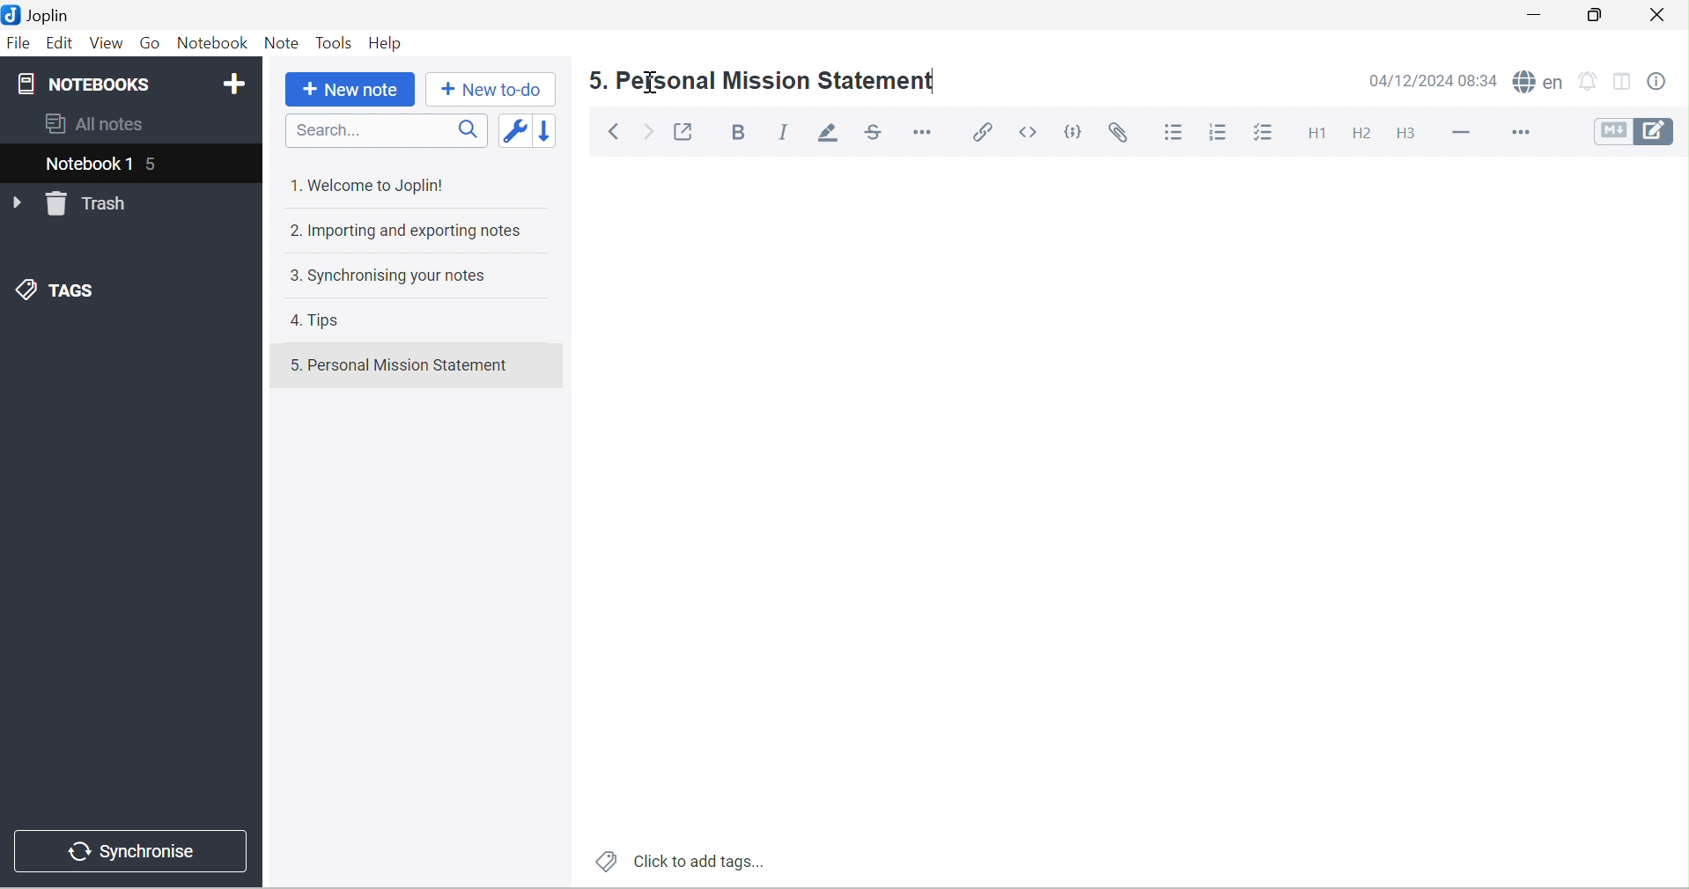 The height and width of the screenshot is (889, 1689). What do you see at coordinates (513, 134) in the screenshot?
I see `Toggle sort order field` at bounding box center [513, 134].